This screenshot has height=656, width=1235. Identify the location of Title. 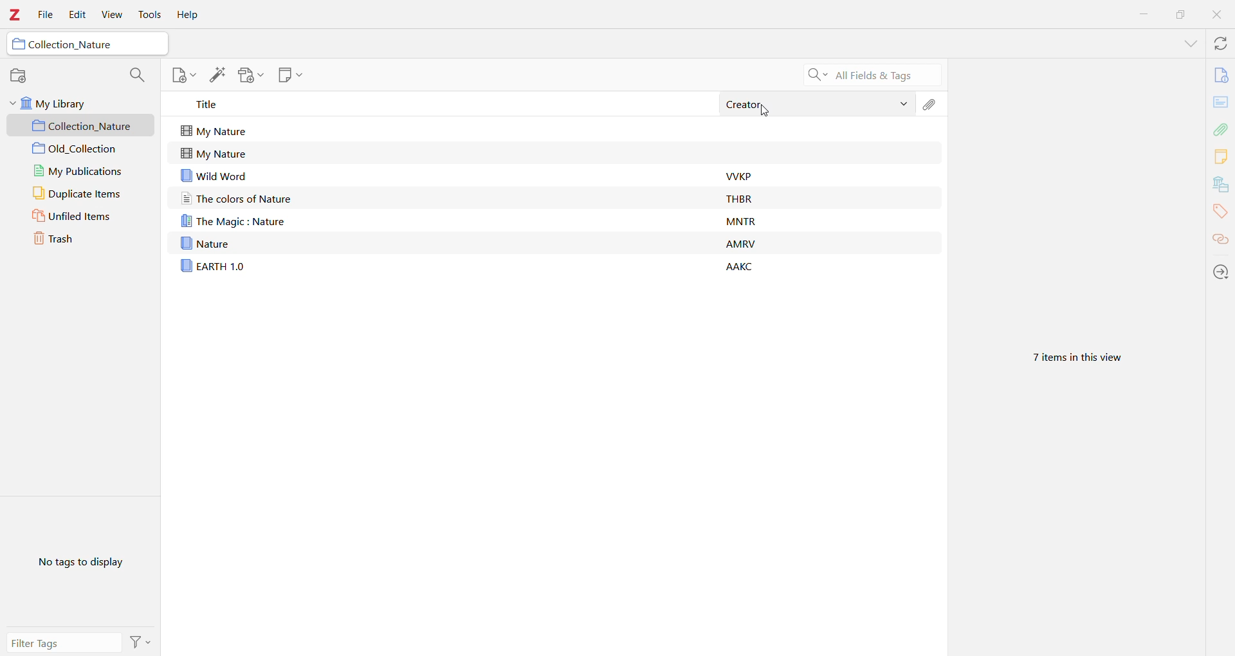
(439, 105).